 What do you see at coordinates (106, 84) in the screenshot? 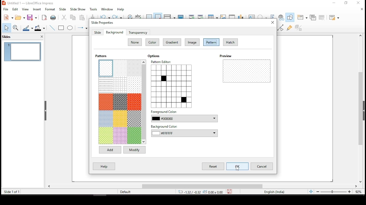
I see `pattern` at bounding box center [106, 84].